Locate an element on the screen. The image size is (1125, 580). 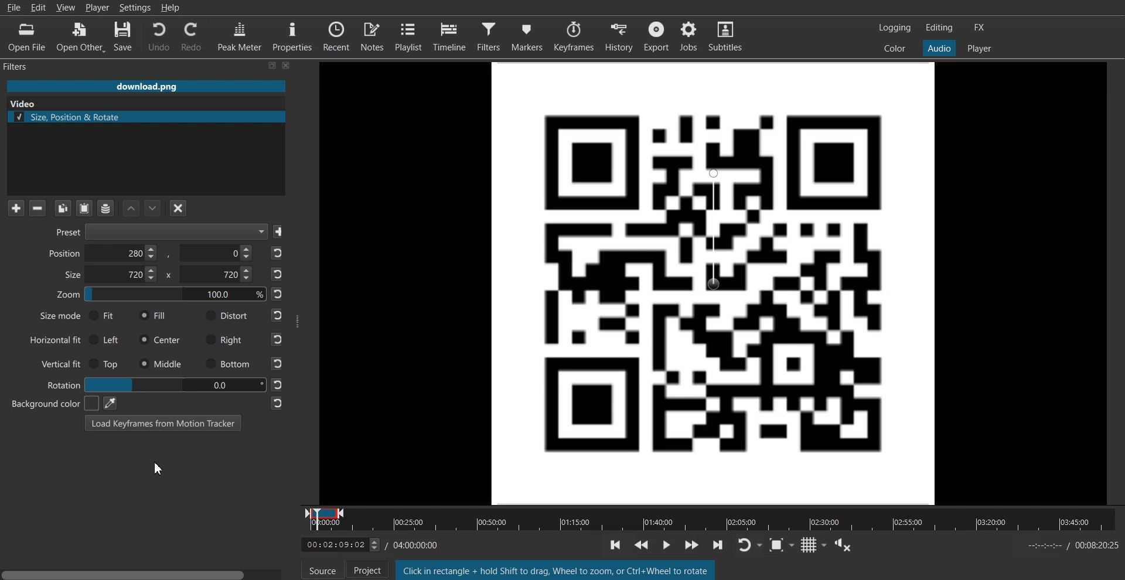
Add Filter is located at coordinates (16, 208).